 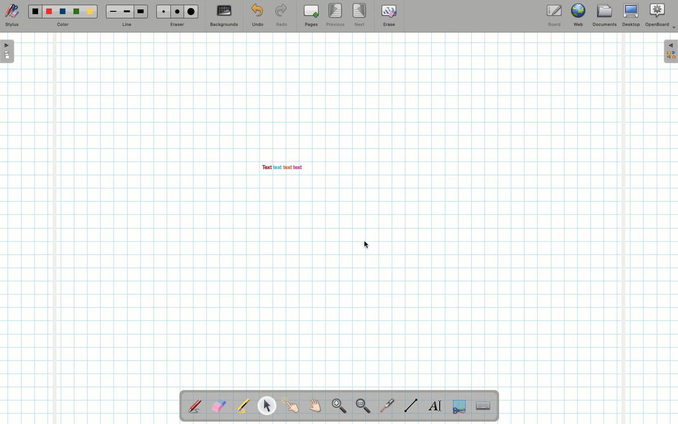 What do you see at coordinates (127, 25) in the screenshot?
I see `Line` at bounding box center [127, 25].